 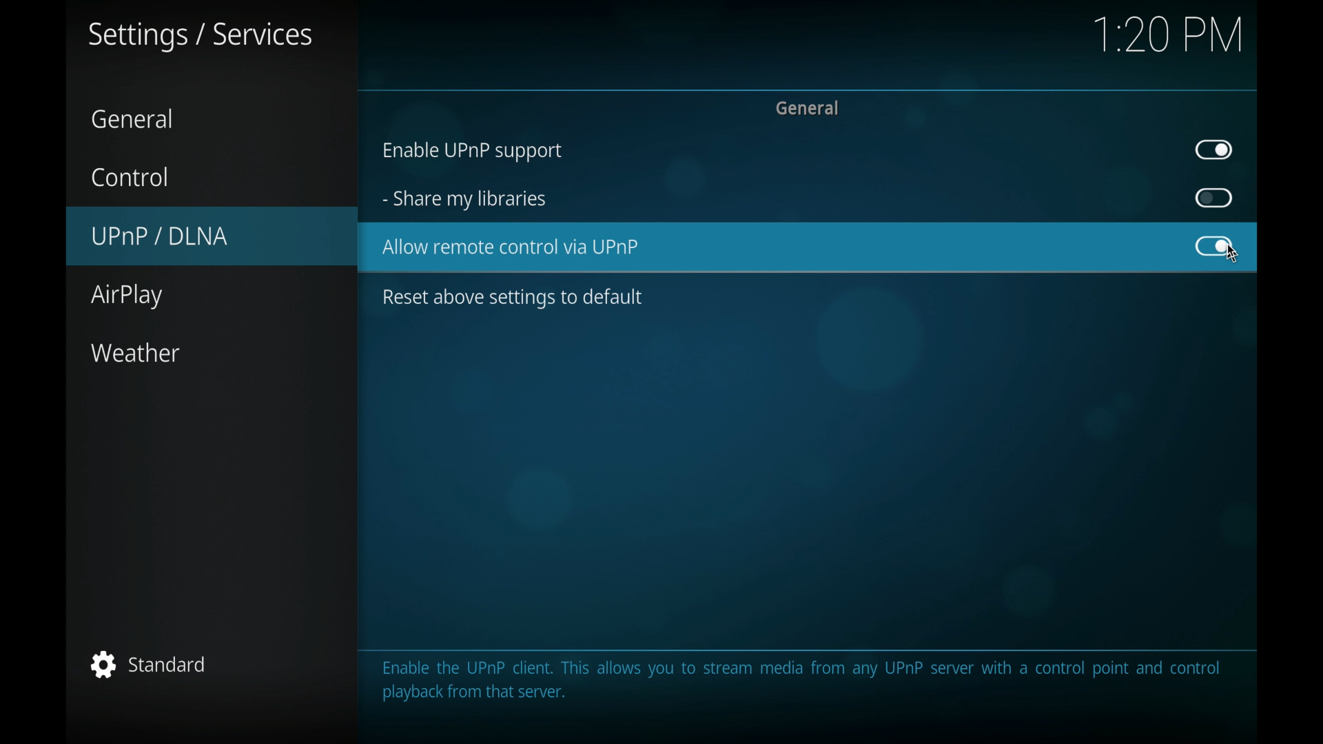 I want to click on toggle button on, so click(x=1215, y=246).